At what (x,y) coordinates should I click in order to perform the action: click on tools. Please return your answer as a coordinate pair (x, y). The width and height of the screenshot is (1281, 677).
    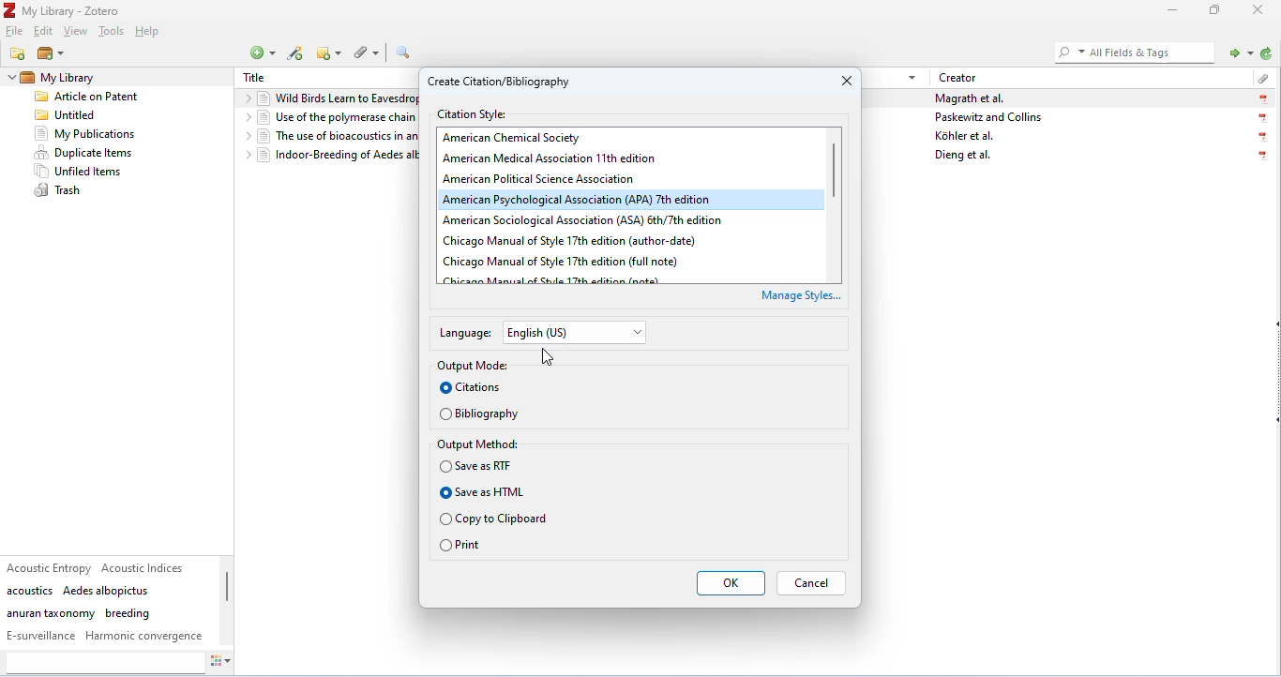
    Looking at the image, I should click on (111, 32).